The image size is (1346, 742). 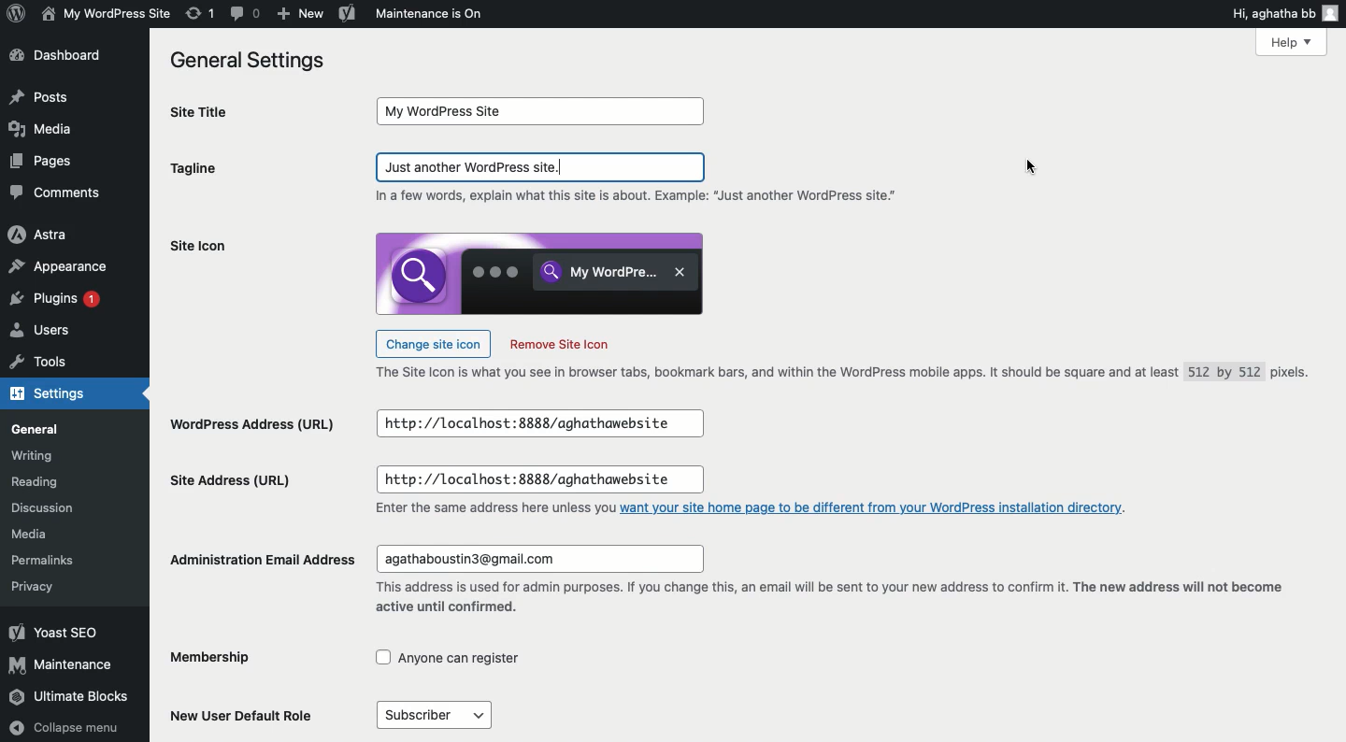 What do you see at coordinates (348, 12) in the screenshot?
I see `Yoast` at bounding box center [348, 12].